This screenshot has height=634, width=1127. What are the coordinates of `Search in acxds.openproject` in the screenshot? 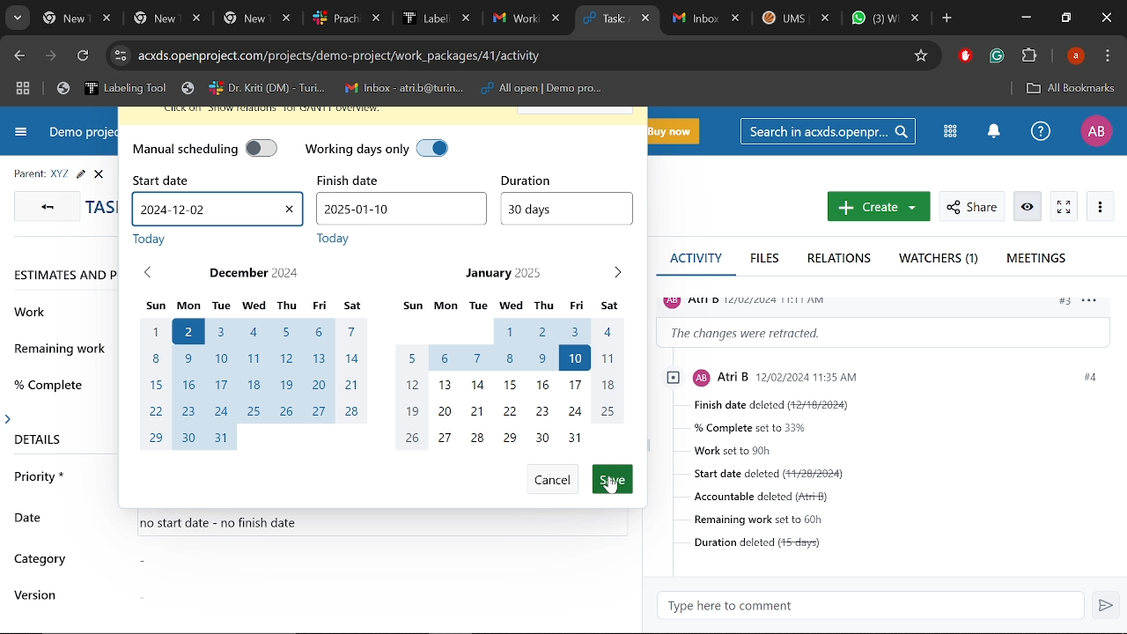 It's located at (828, 131).